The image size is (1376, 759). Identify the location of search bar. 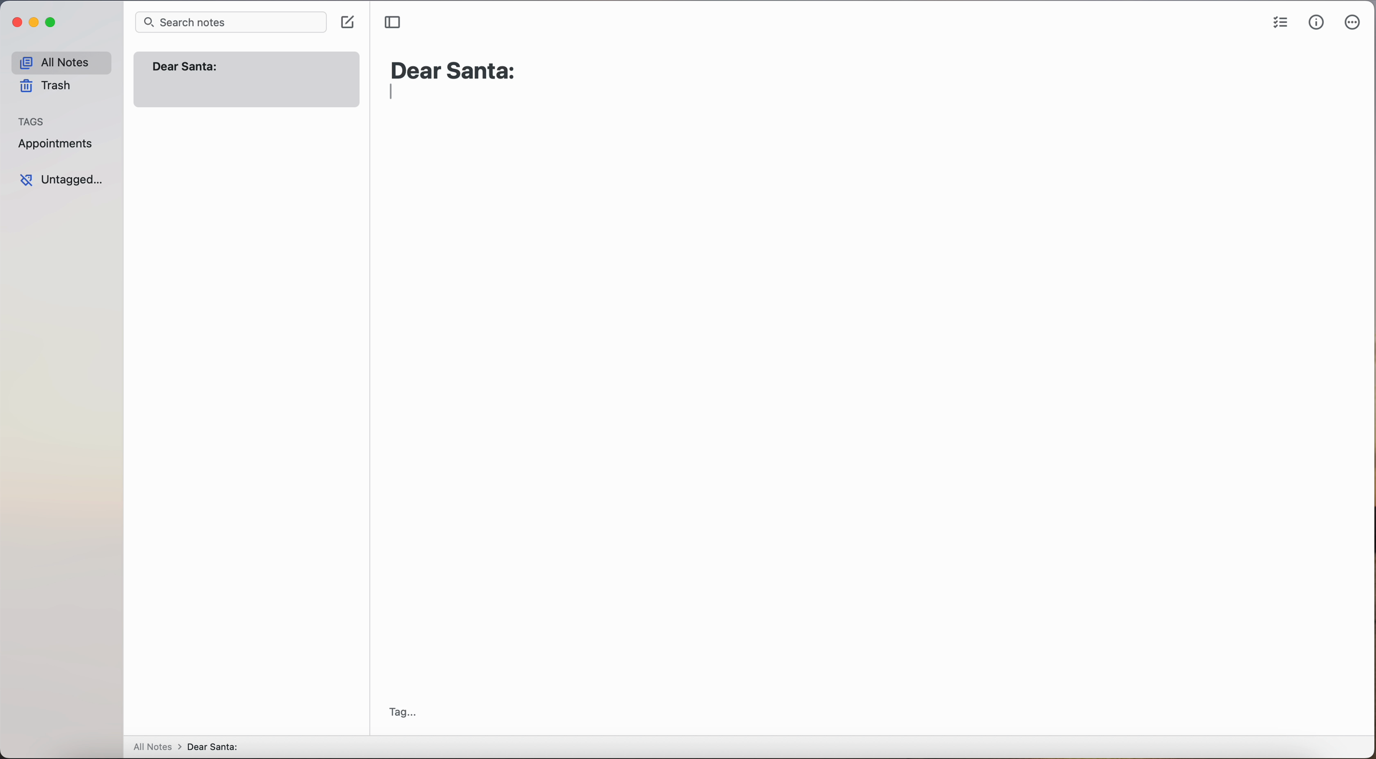
(230, 22).